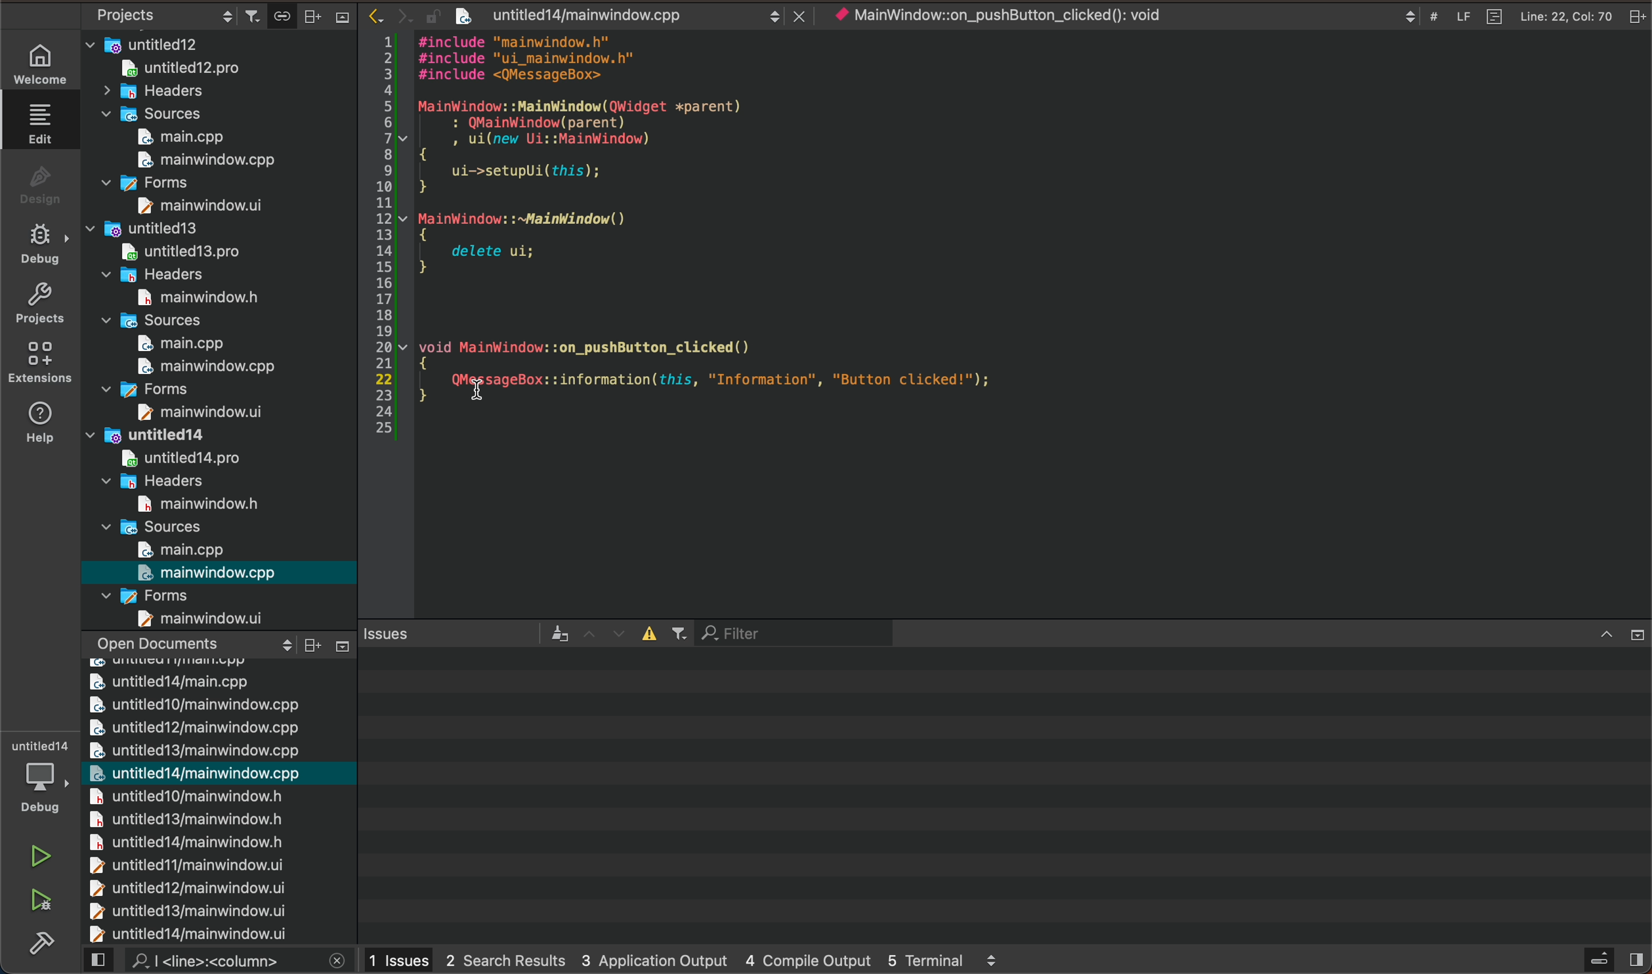 The height and width of the screenshot is (974, 1652). I want to click on untitled14, so click(172, 434).